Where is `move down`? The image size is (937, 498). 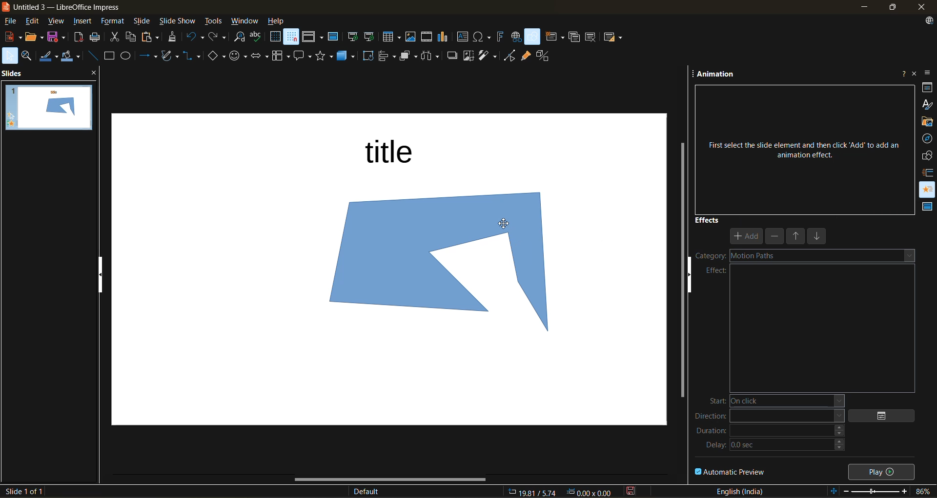
move down is located at coordinates (816, 238).